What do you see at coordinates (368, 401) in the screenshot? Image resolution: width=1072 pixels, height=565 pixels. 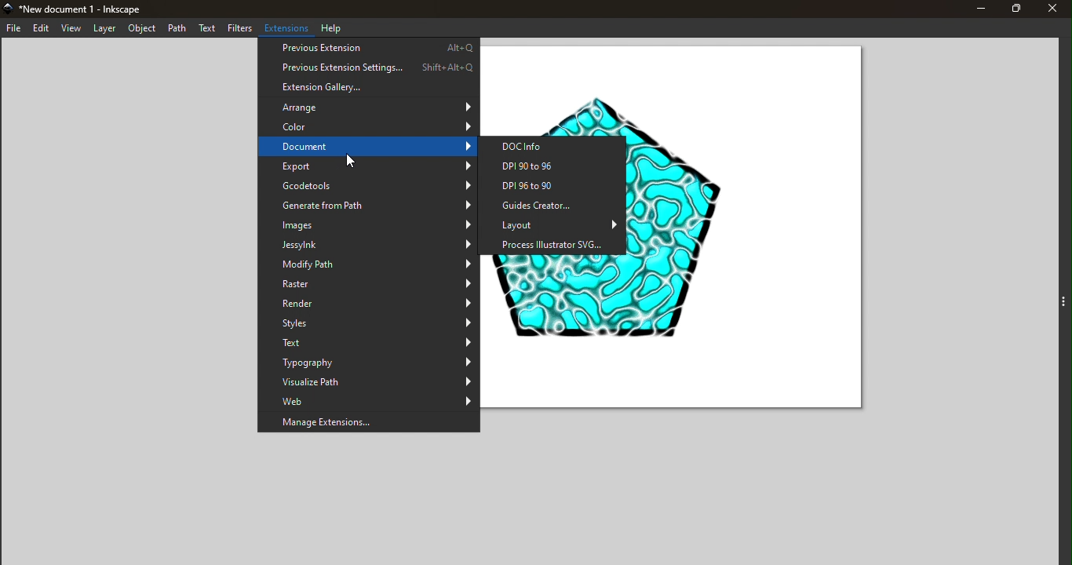 I see `Web` at bounding box center [368, 401].